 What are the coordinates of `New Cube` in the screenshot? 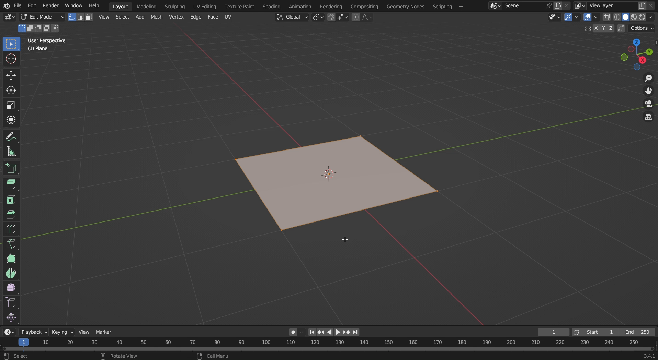 It's located at (11, 168).